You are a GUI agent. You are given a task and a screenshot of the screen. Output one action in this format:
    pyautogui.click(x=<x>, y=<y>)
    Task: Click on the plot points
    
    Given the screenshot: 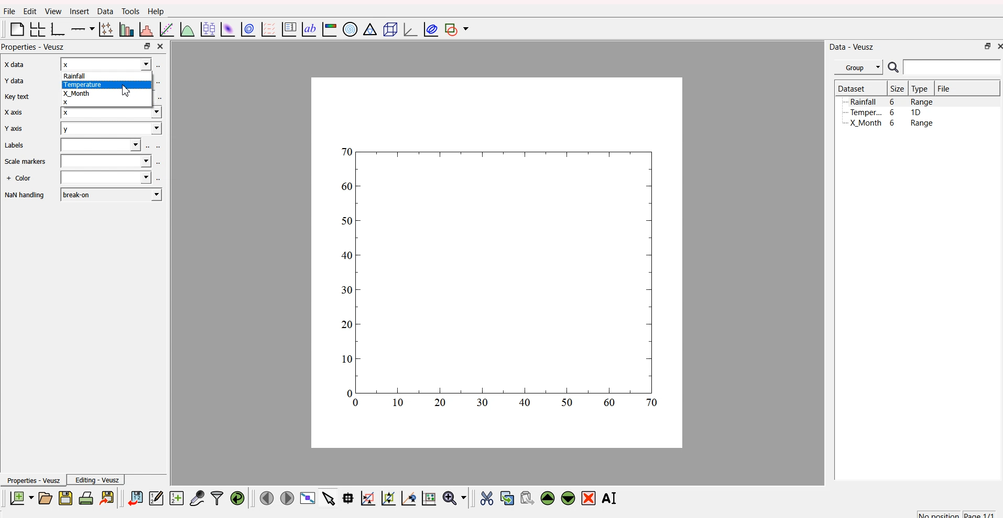 What is the action you would take?
    pyautogui.click(x=105, y=29)
    